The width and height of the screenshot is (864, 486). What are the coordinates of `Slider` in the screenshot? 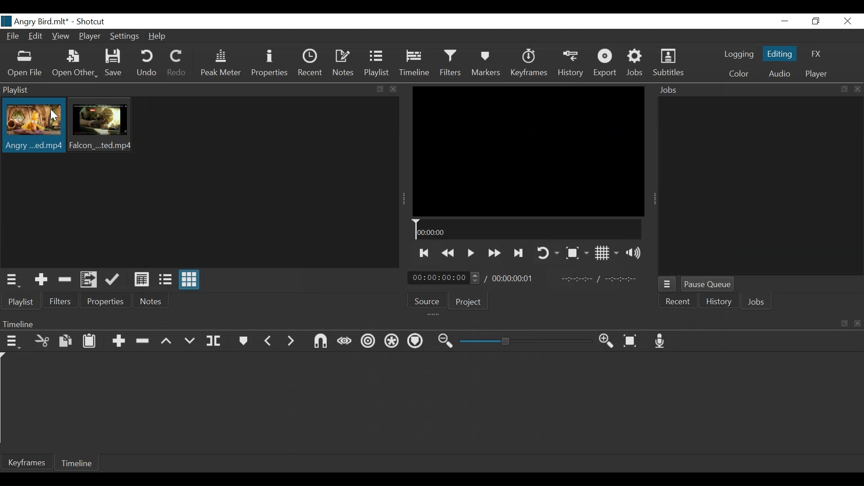 It's located at (526, 341).